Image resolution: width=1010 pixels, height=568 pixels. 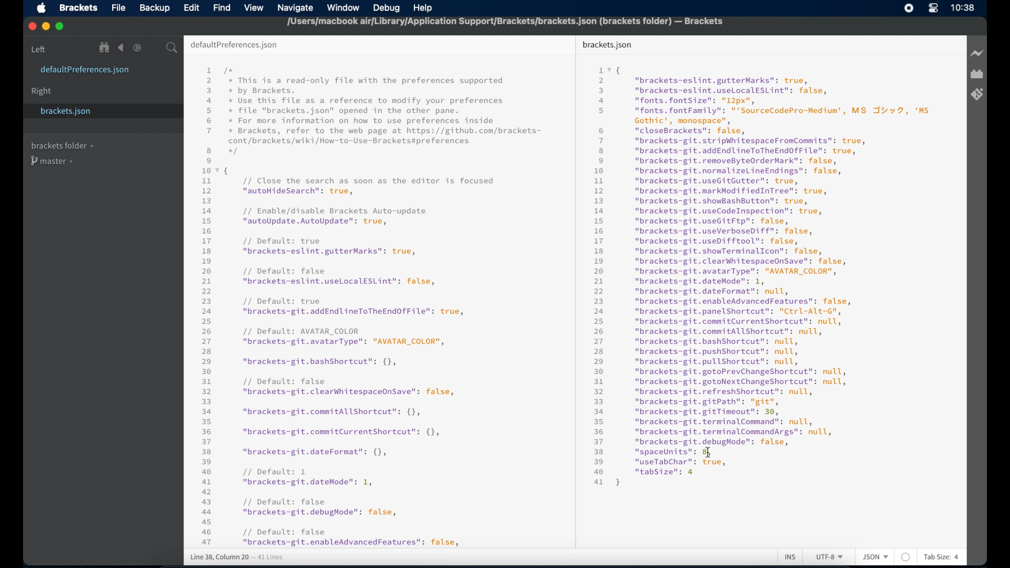 I want to click on json syntax, so click(x=761, y=277).